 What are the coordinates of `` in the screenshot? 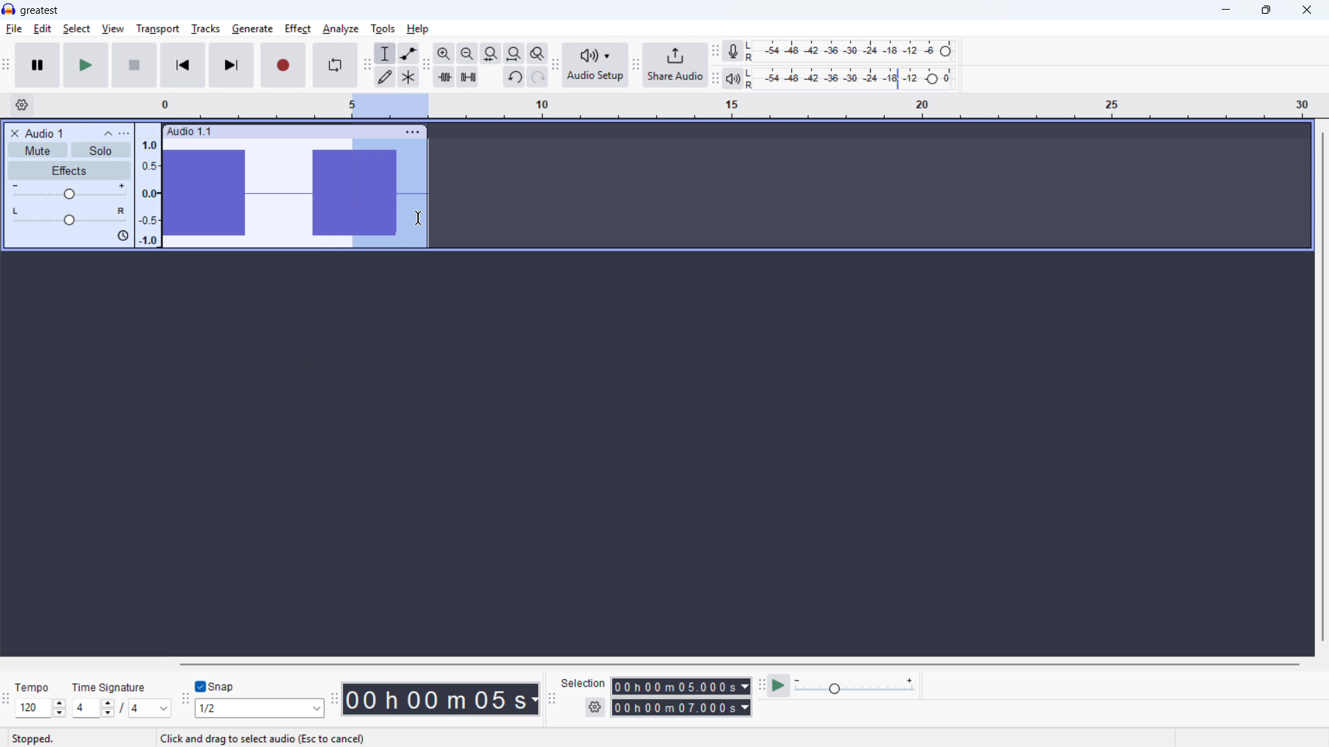 It's located at (109, 688).